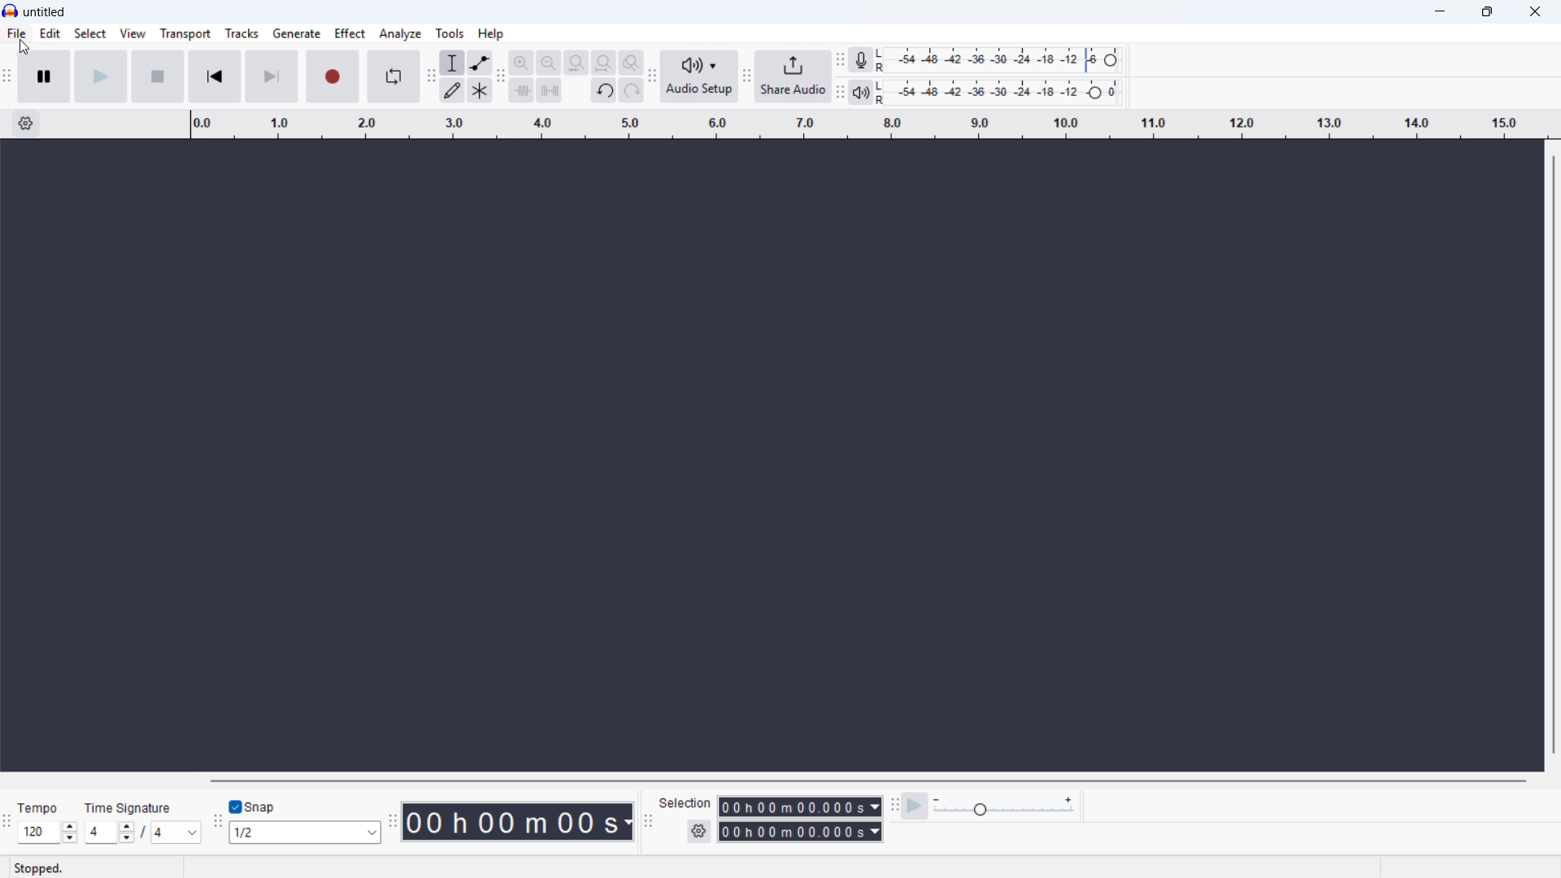 The width and height of the screenshot is (1561, 878). Describe the element at coordinates (860, 60) in the screenshot. I see `Recording metre ` at that location.